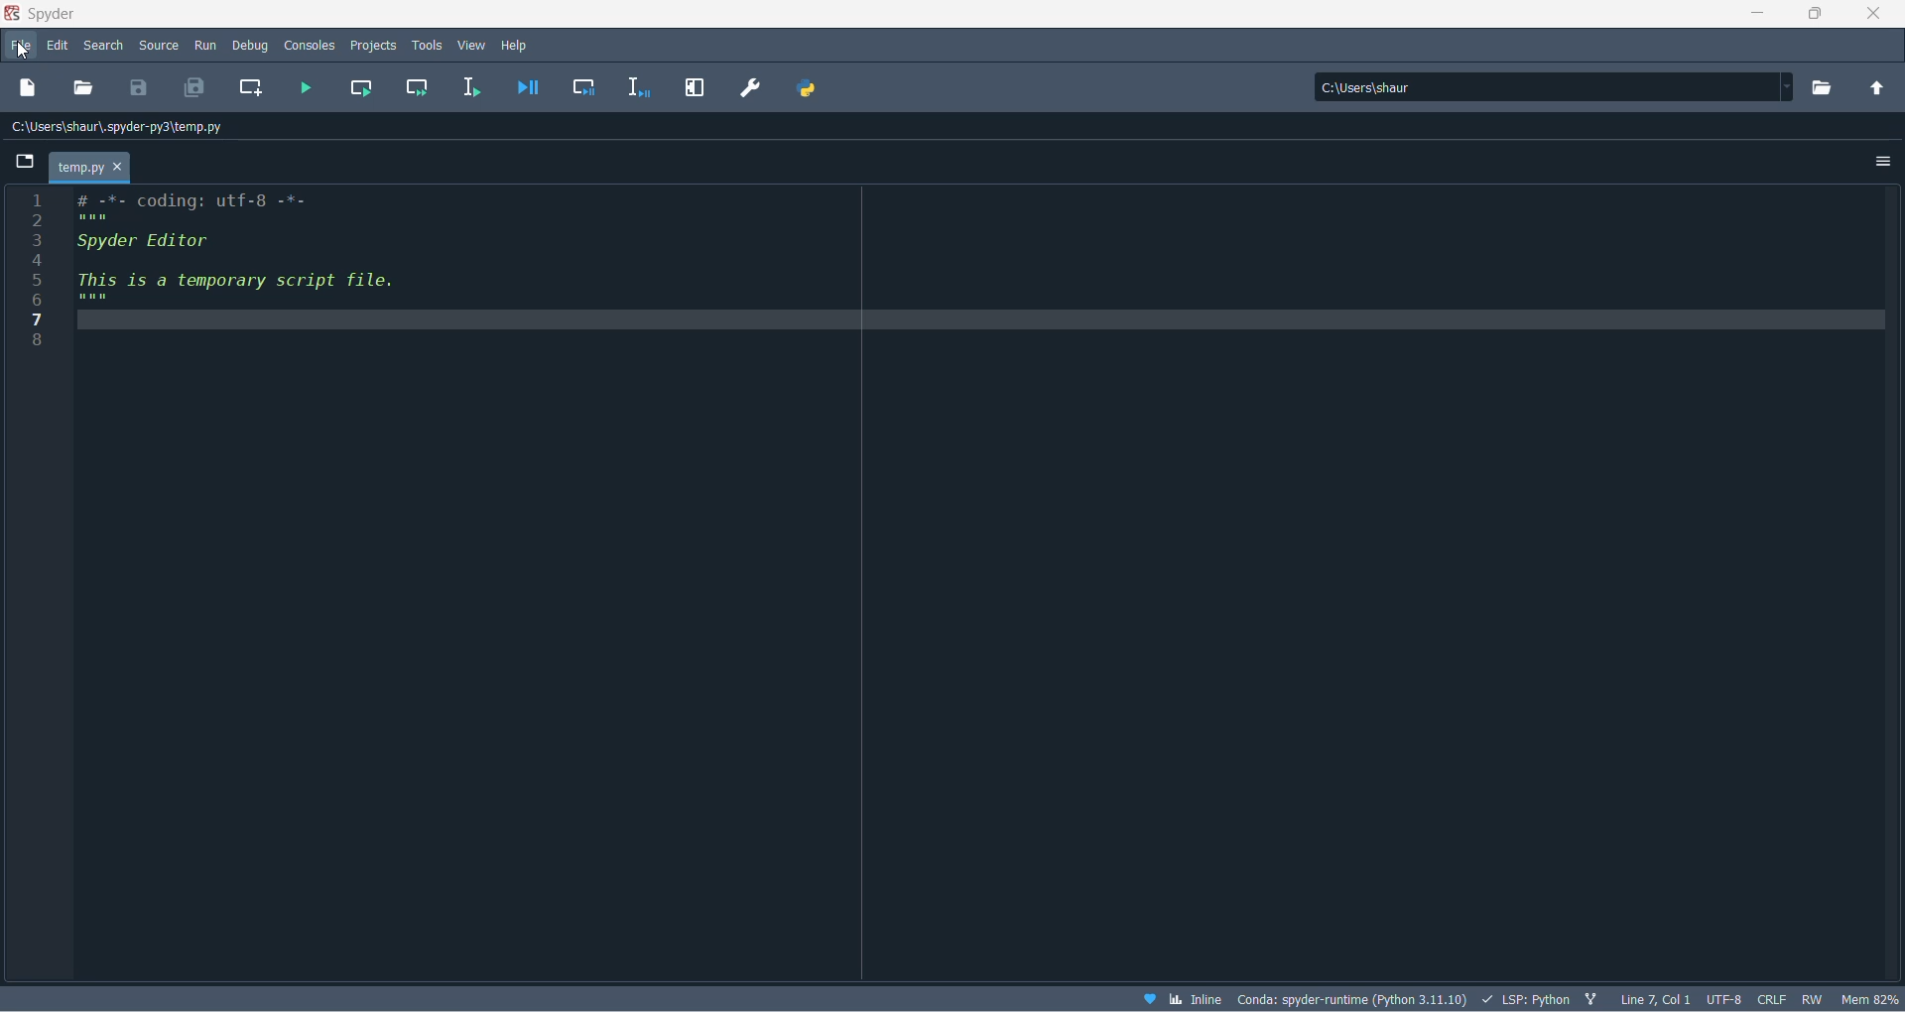 The width and height of the screenshot is (1905, 1012). Describe the element at coordinates (21, 52) in the screenshot. I see `cursor` at that location.